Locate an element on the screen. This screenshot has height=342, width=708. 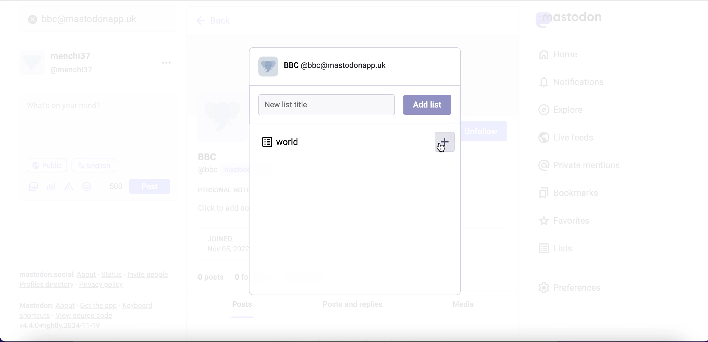
URL is located at coordinates (82, 336).